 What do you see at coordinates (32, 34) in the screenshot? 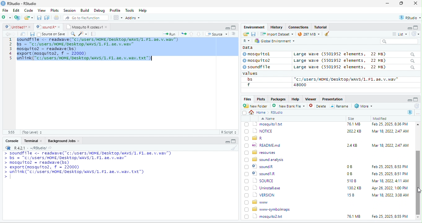
I see `save` at bounding box center [32, 34].